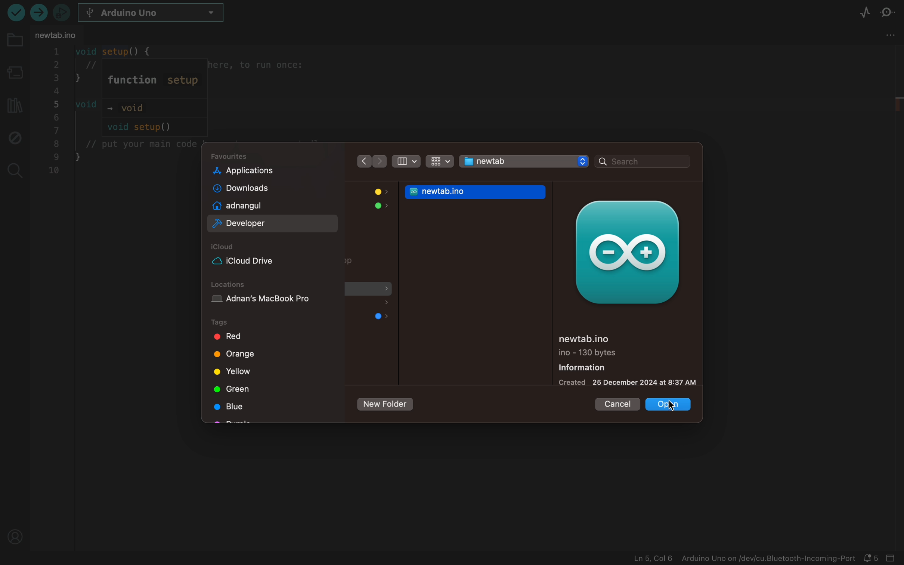 The image size is (904, 565). Describe the element at coordinates (226, 247) in the screenshot. I see `icloud` at that location.